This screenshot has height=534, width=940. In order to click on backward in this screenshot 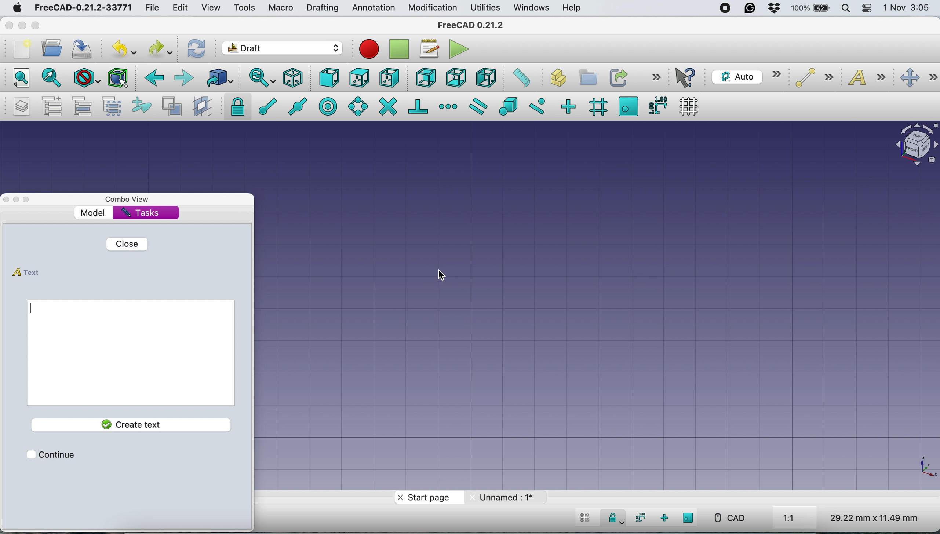, I will do `click(150, 78)`.